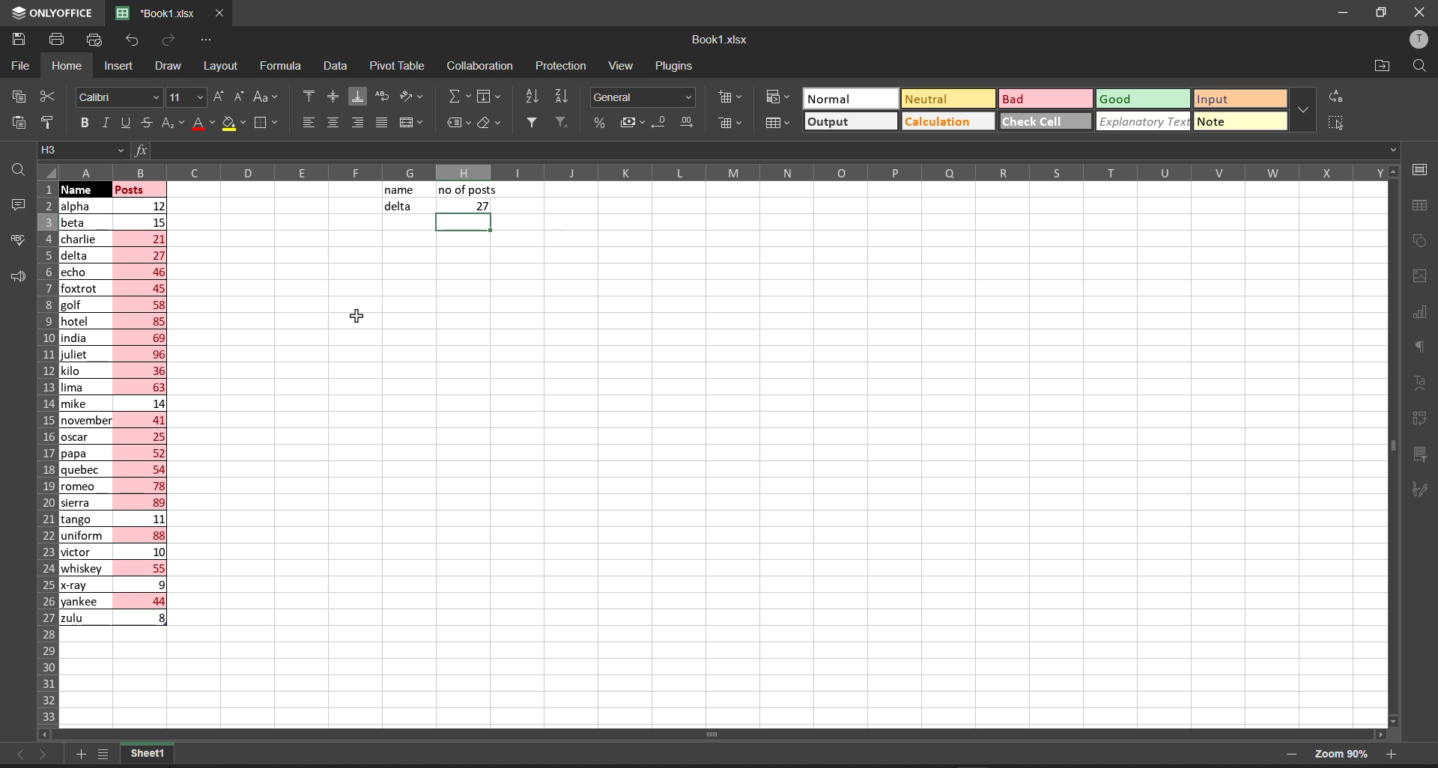 This screenshot has width=1438, height=768. What do you see at coordinates (689, 124) in the screenshot?
I see `increase decimal` at bounding box center [689, 124].